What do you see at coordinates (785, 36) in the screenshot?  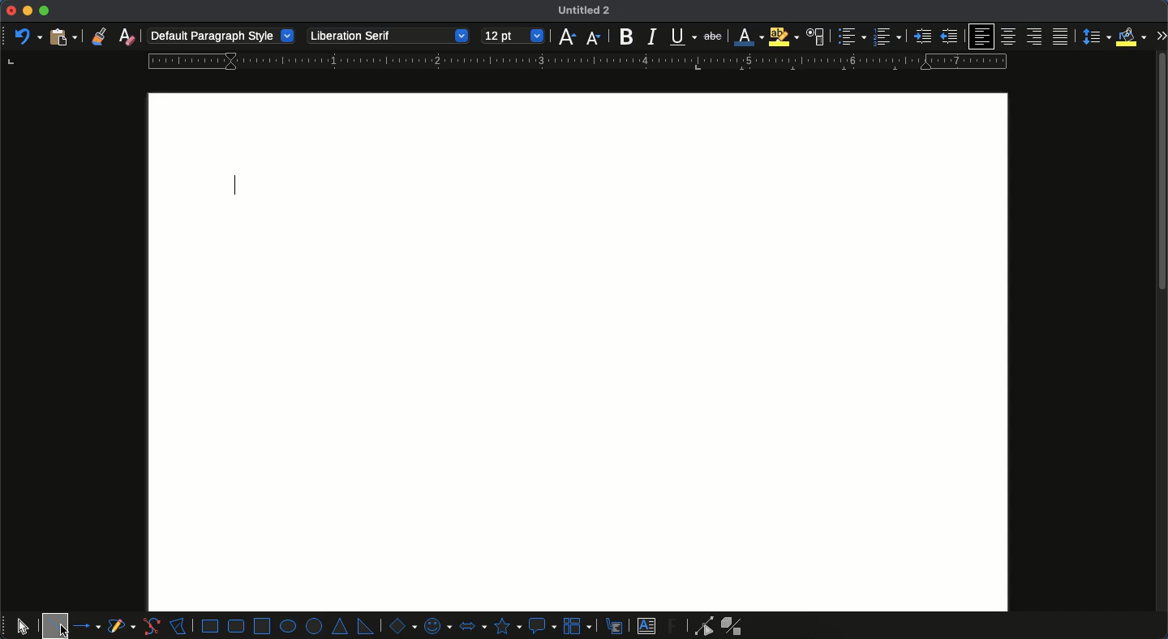 I see `highlight` at bounding box center [785, 36].